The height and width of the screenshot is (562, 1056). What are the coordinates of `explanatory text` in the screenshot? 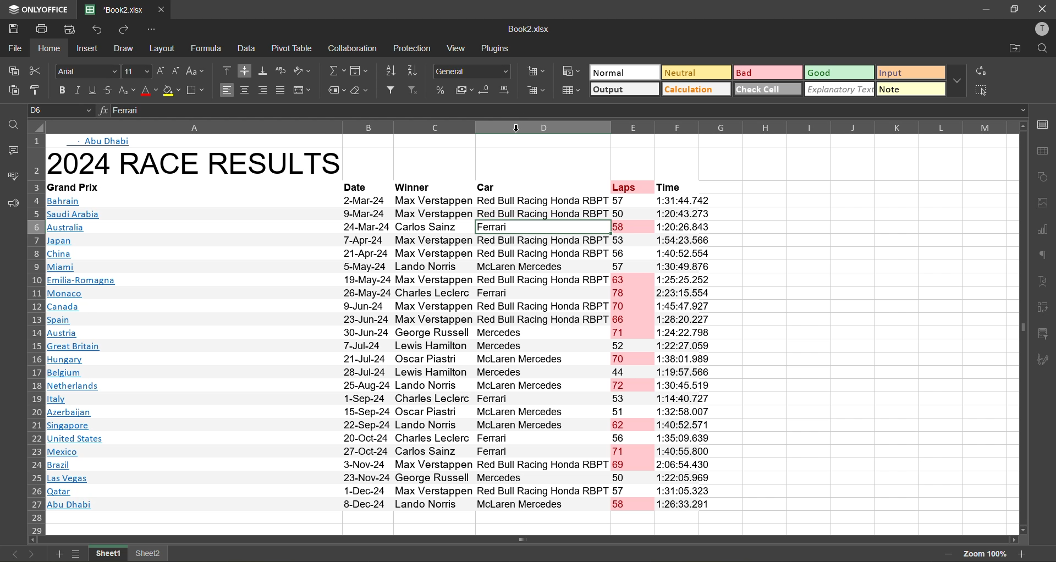 It's located at (839, 89).